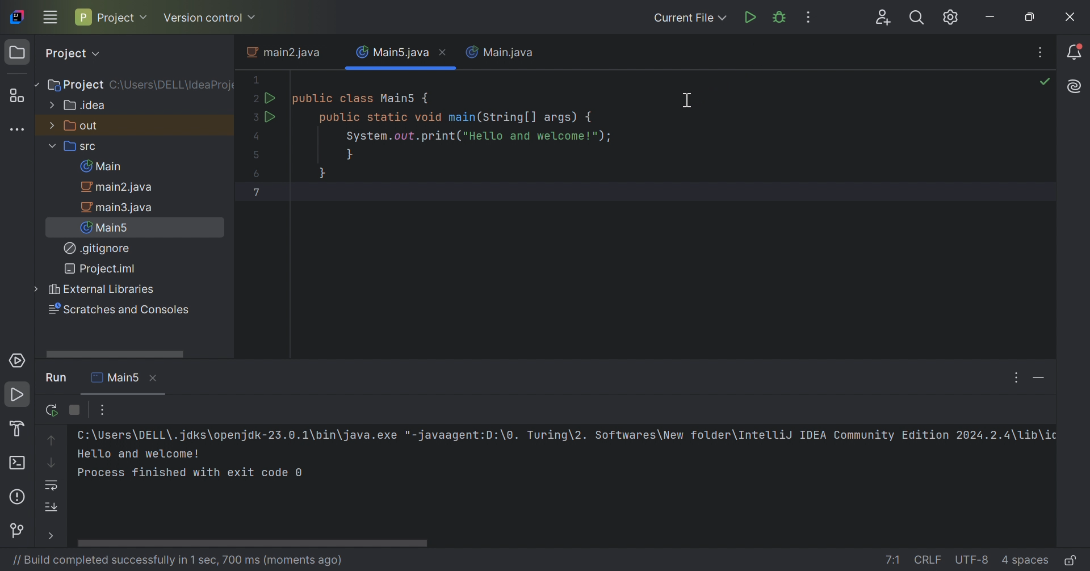 The height and width of the screenshot is (571, 1090). I want to click on Scroll to End, so click(52, 506).